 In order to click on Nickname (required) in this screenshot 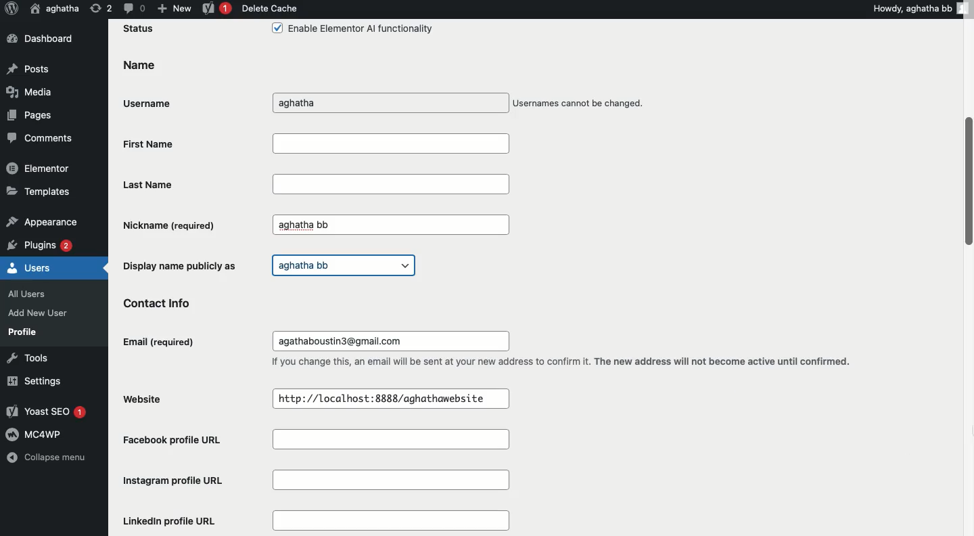, I will do `click(172, 225)`.